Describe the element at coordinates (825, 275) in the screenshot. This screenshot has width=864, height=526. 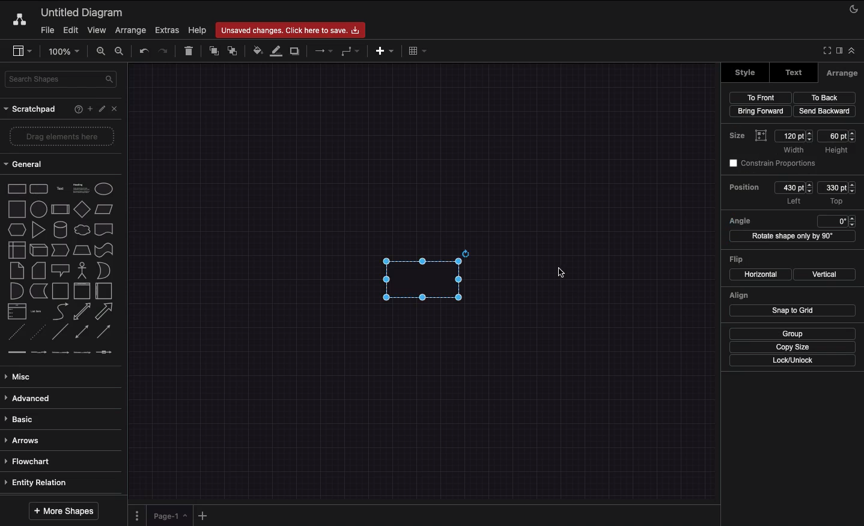
I see `Vertical` at that location.